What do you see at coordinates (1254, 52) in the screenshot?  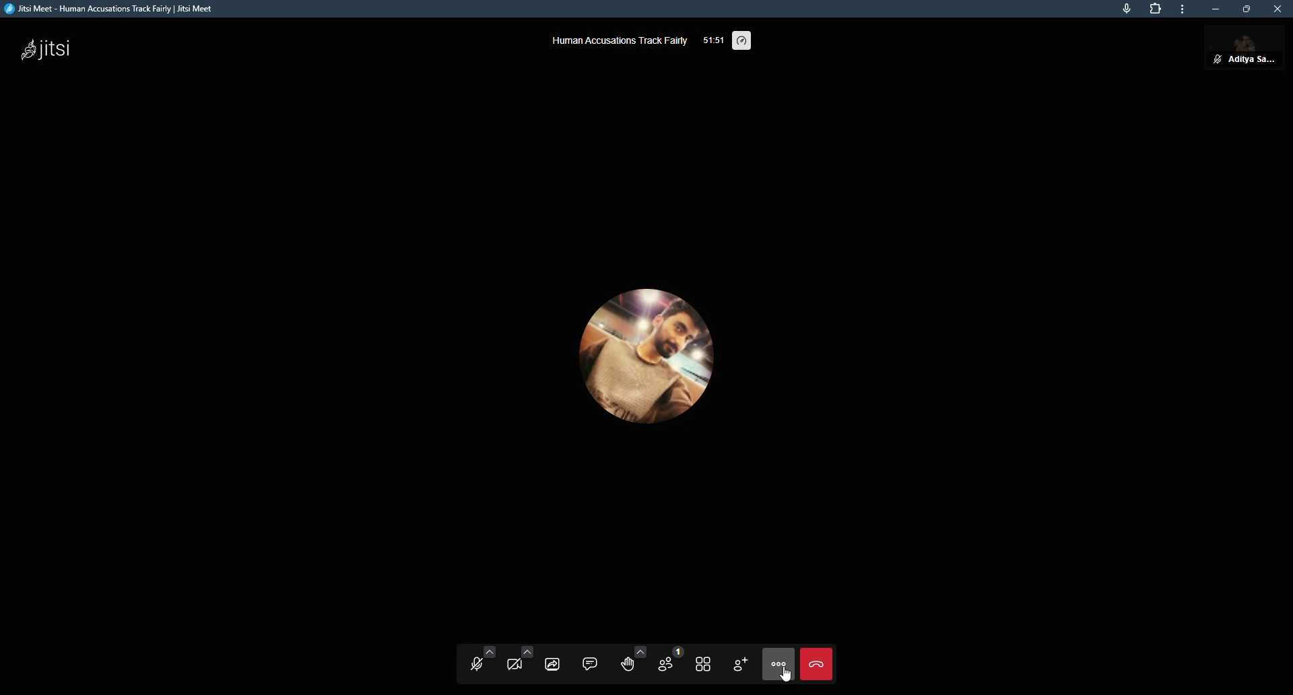 I see `profile` at bounding box center [1254, 52].